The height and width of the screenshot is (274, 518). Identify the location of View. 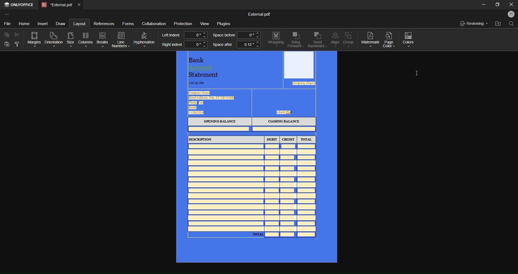
(204, 23).